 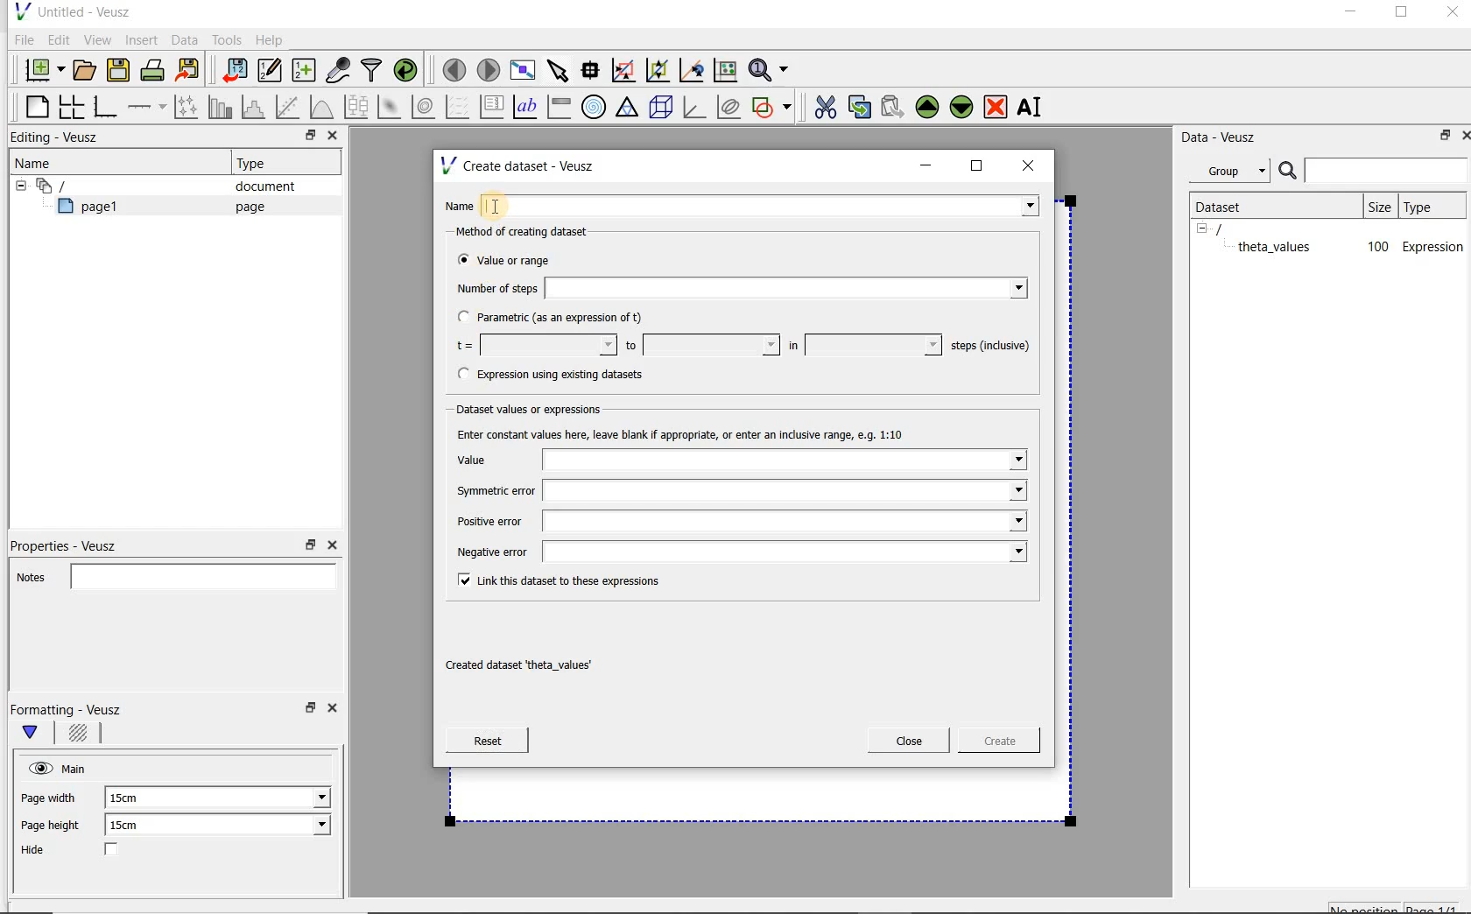 What do you see at coordinates (895, 107) in the screenshot?
I see `Paste widget from the clipboard` at bounding box center [895, 107].